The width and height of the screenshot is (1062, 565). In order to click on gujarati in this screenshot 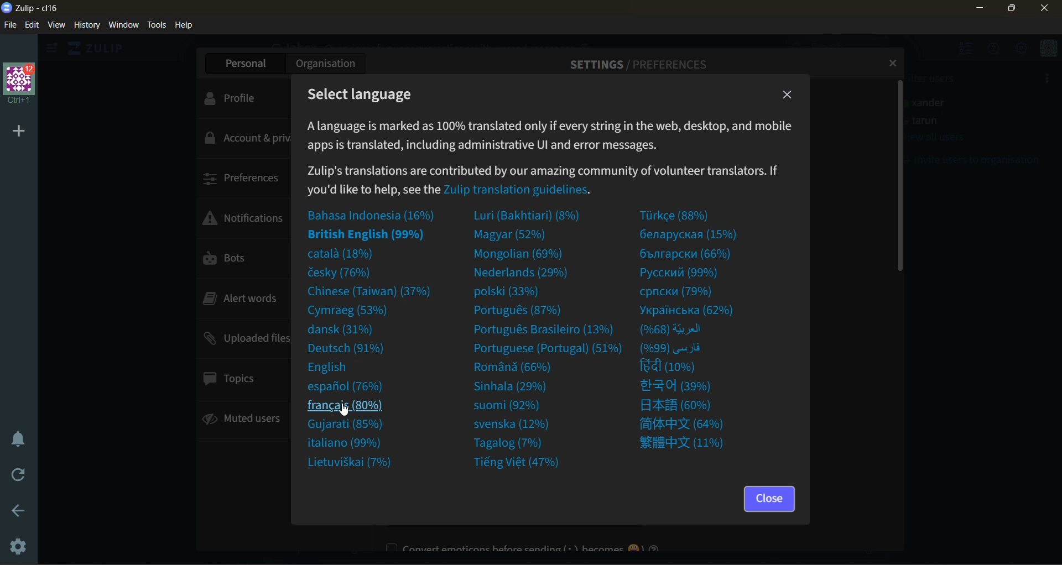, I will do `click(351, 423)`.